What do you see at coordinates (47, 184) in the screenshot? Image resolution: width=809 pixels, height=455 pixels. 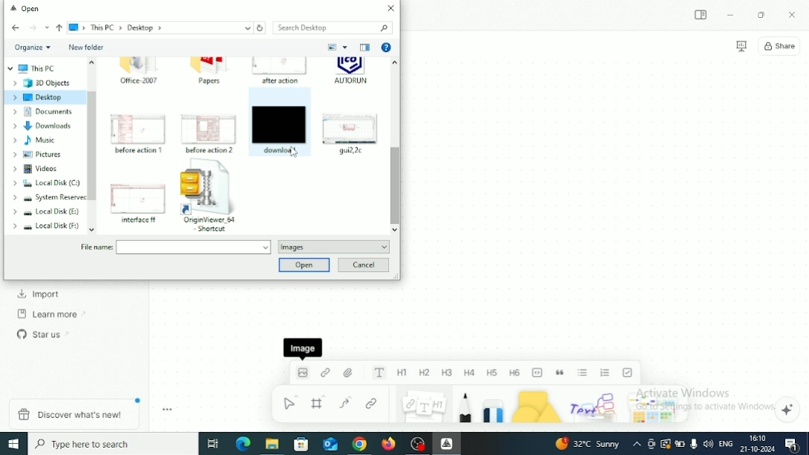 I see `Local Disk` at bounding box center [47, 184].